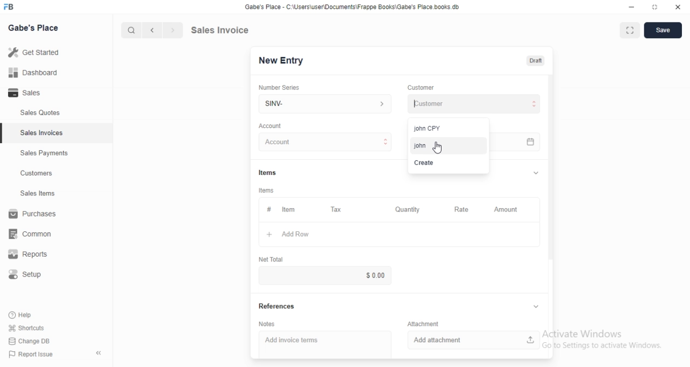  I want to click on Gabe's Place - C \Wsers\usenDocuments\Frappe Books\Gabe's Place books db, so click(355, 9).